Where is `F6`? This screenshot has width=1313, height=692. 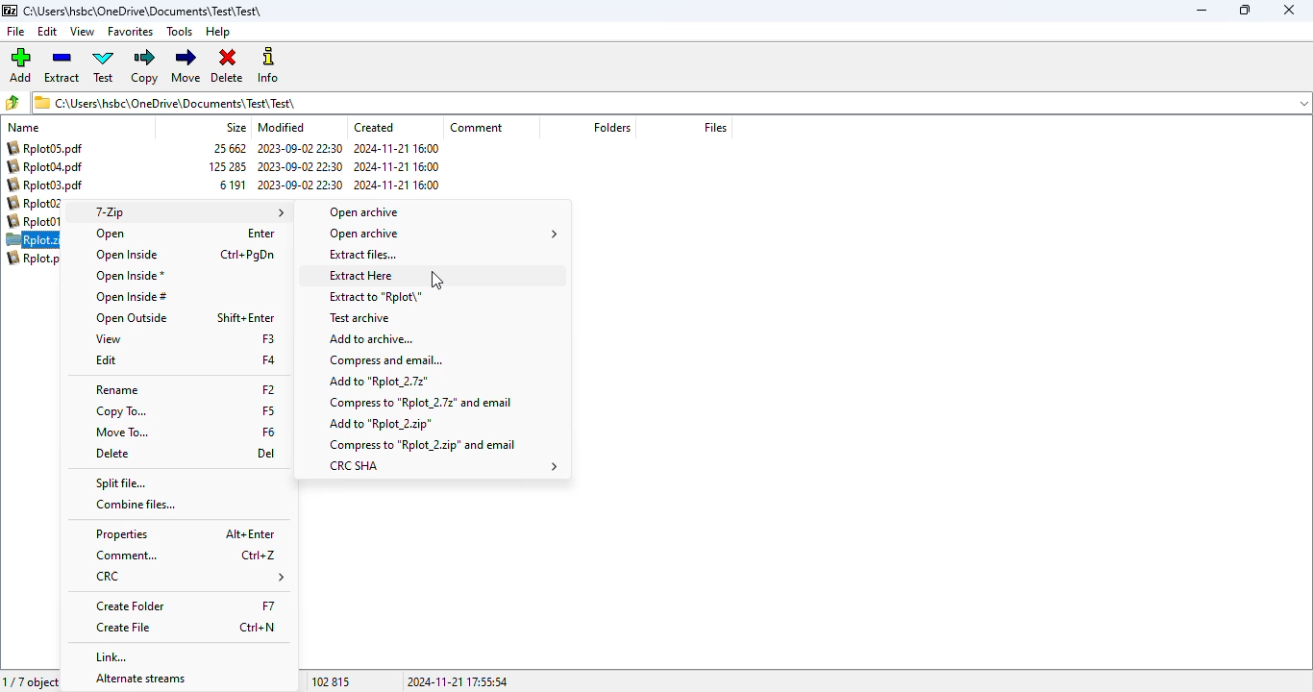
F6 is located at coordinates (269, 432).